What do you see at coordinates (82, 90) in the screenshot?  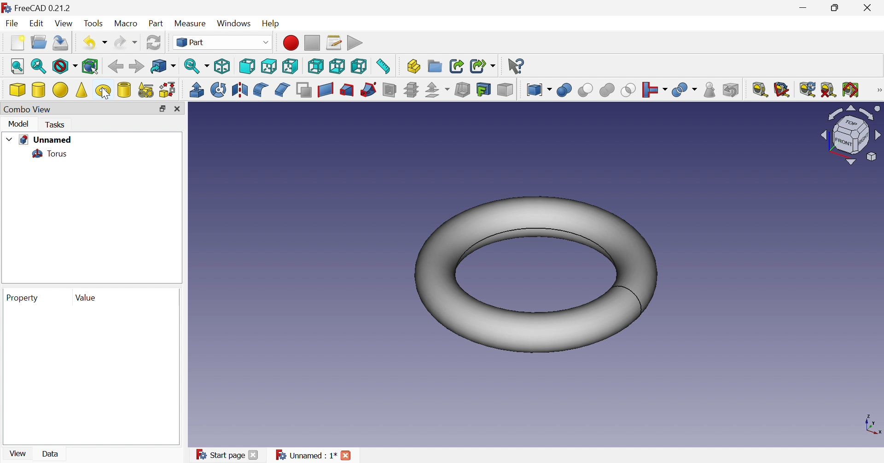 I see `Cone` at bounding box center [82, 90].